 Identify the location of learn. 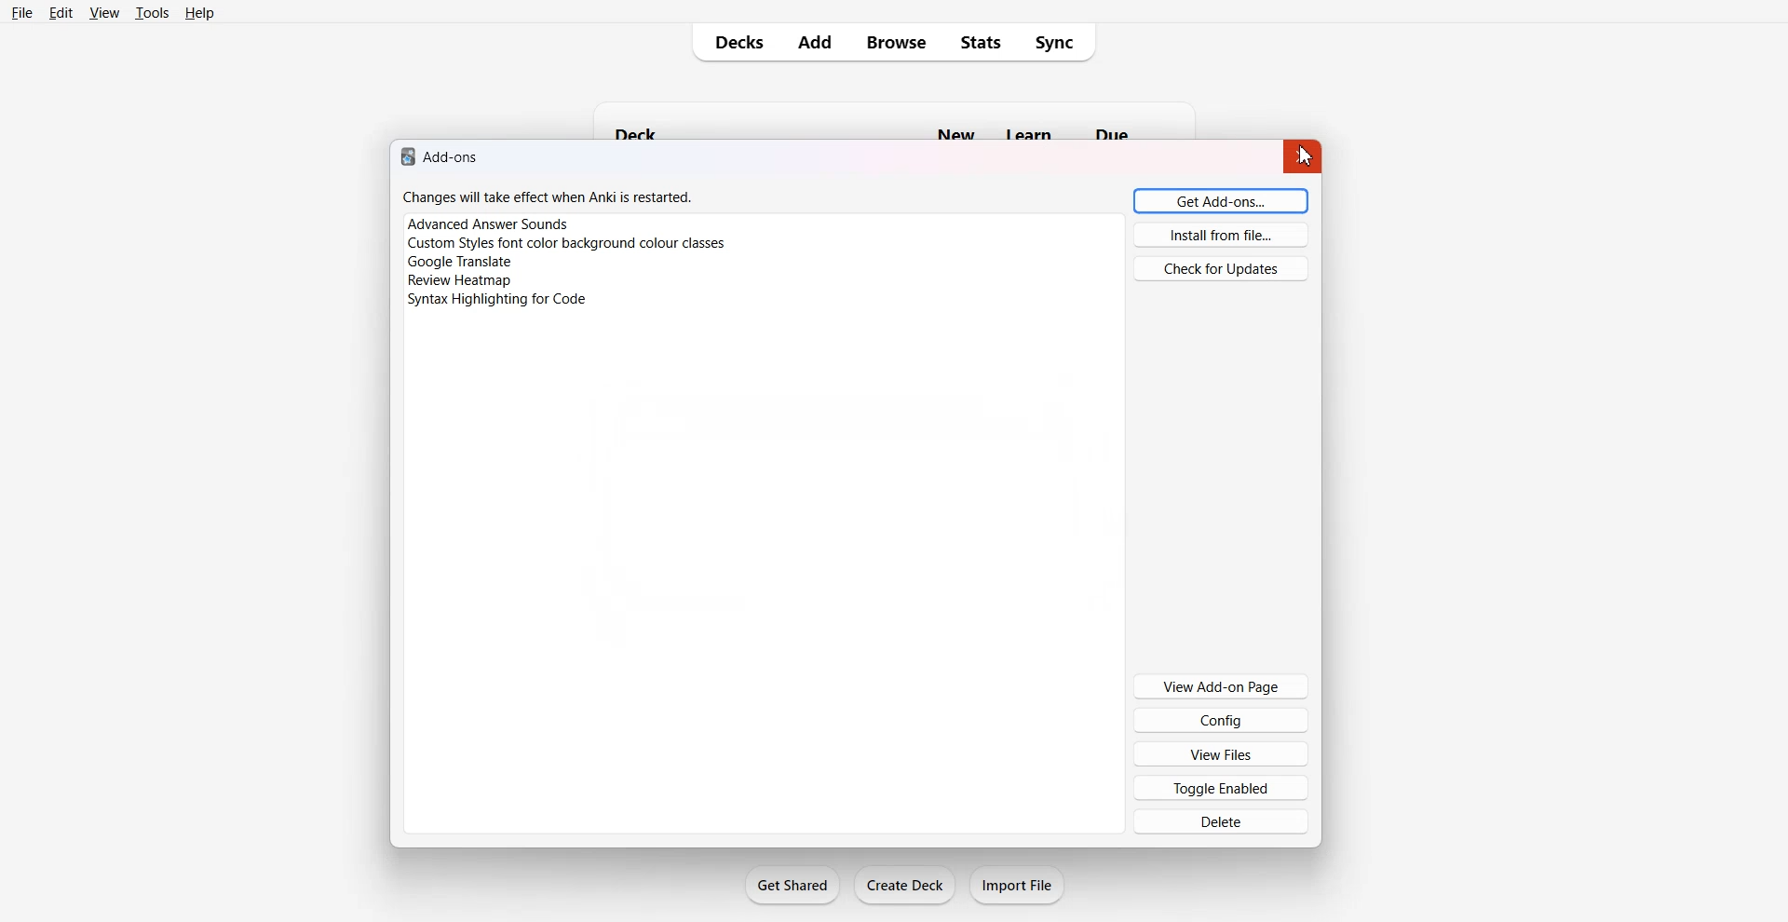
(1030, 133).